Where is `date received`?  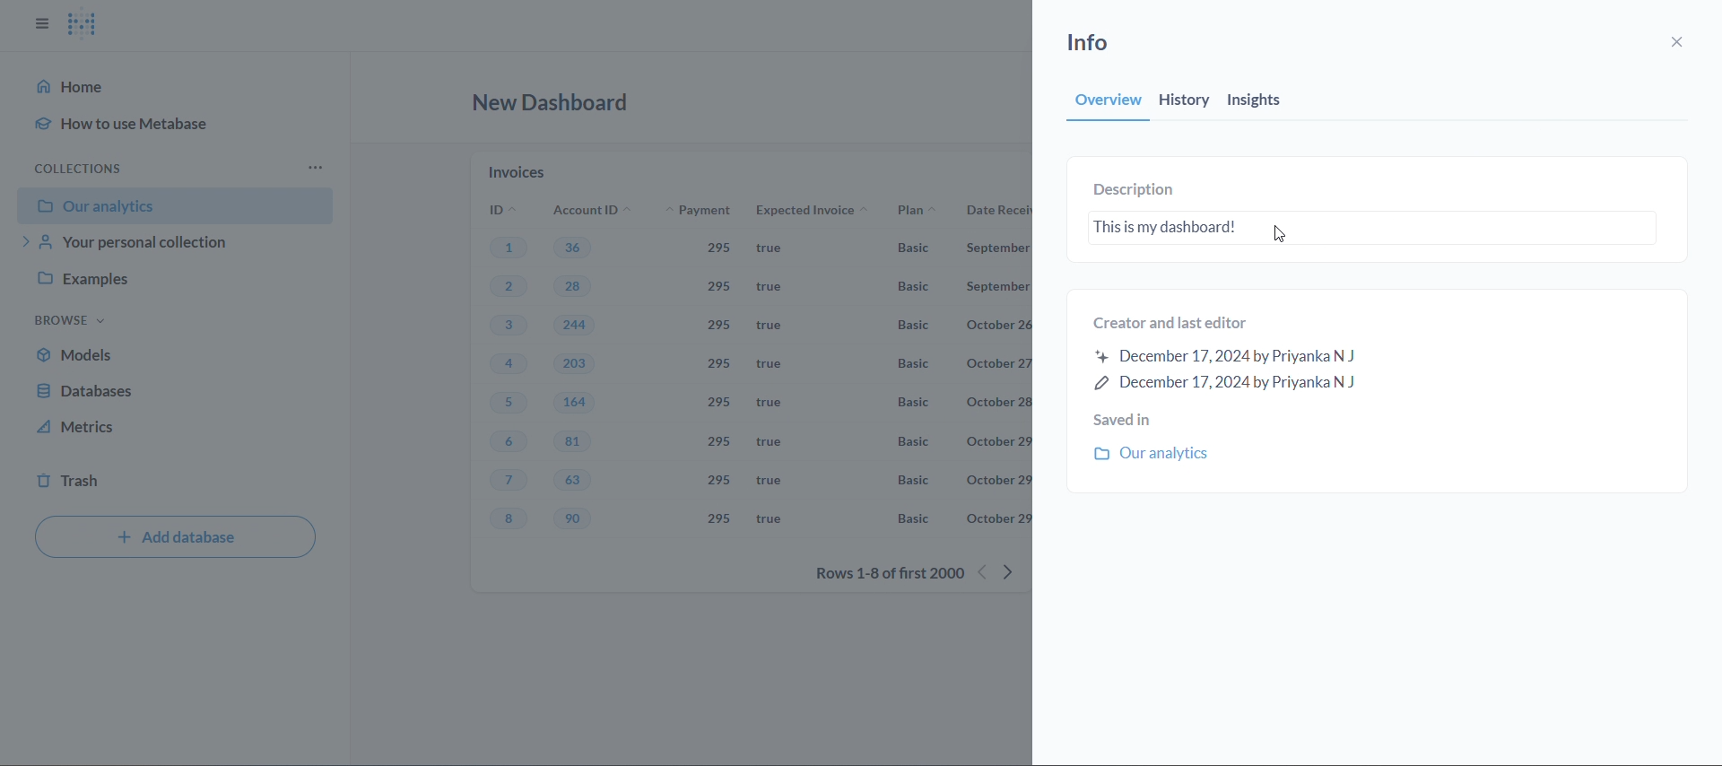
date received is located at coordinates (993, 213).